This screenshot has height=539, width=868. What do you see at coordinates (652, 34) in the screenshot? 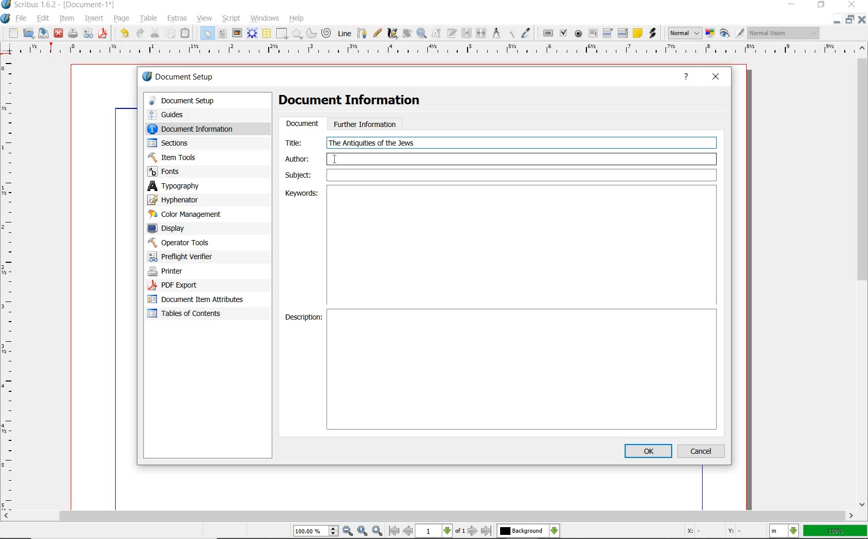
I see `link annotation` at bounding box center [652, 34].